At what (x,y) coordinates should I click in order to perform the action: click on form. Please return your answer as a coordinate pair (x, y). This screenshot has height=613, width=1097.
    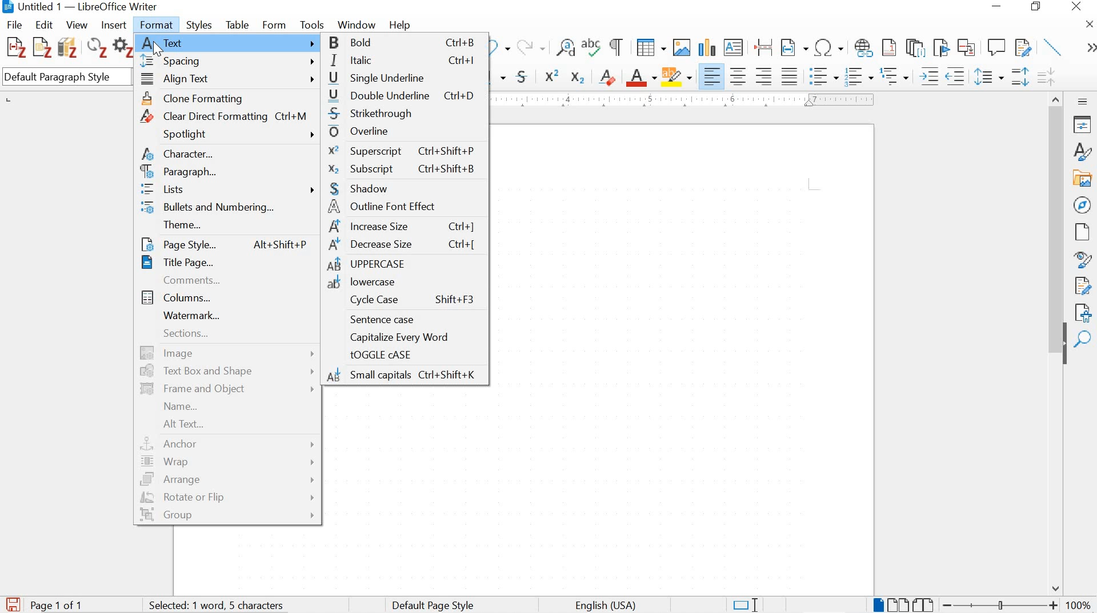
    Looking at the image, I should click on (275, 23).